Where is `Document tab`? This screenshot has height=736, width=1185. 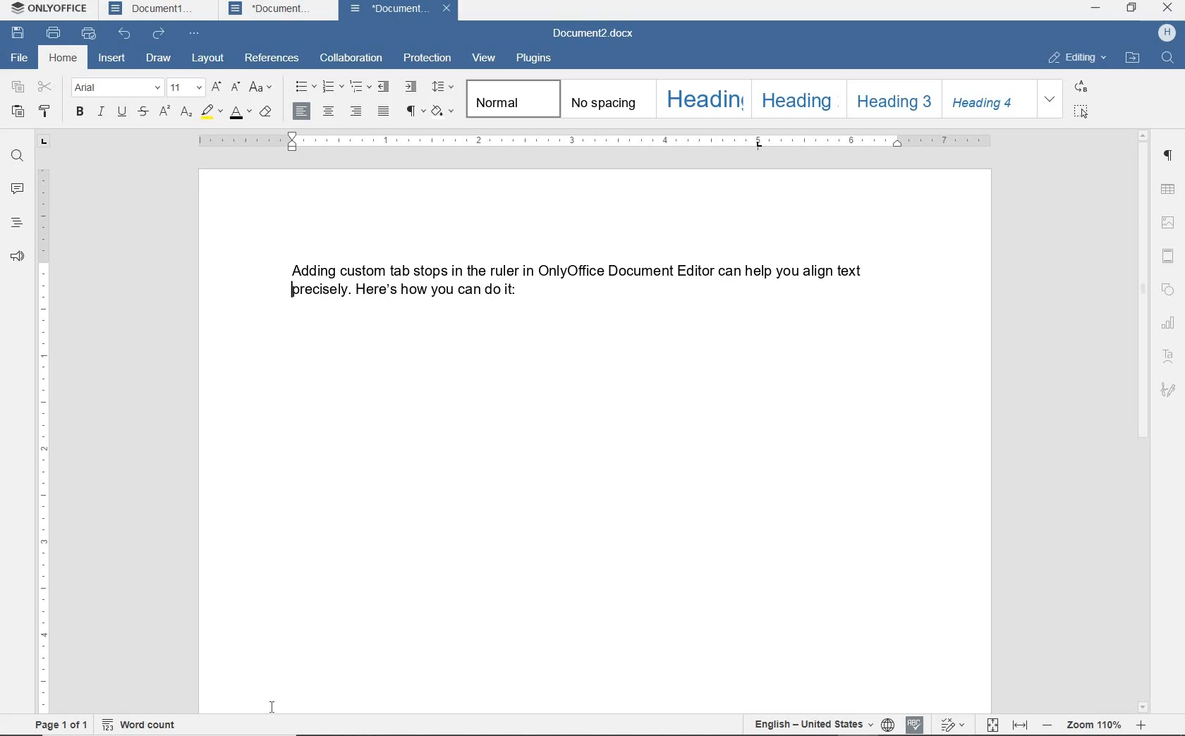
Document tab is located at coordinates (273, 9).